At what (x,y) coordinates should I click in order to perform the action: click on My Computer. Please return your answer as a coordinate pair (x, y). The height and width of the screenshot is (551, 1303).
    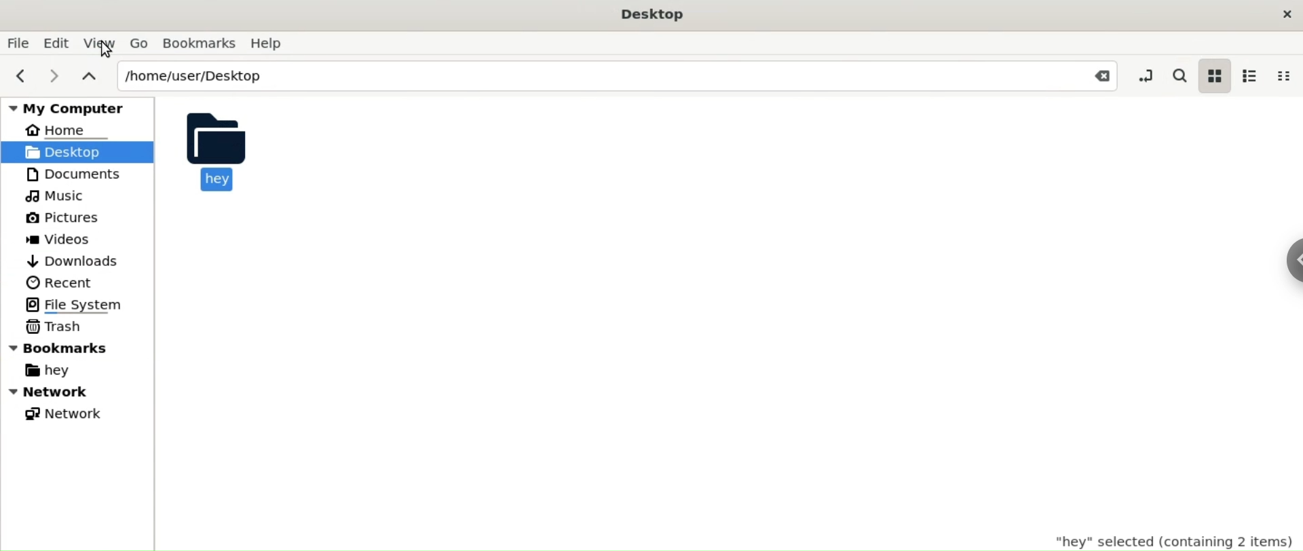
    Looking at the image, I should click on (74, 106).